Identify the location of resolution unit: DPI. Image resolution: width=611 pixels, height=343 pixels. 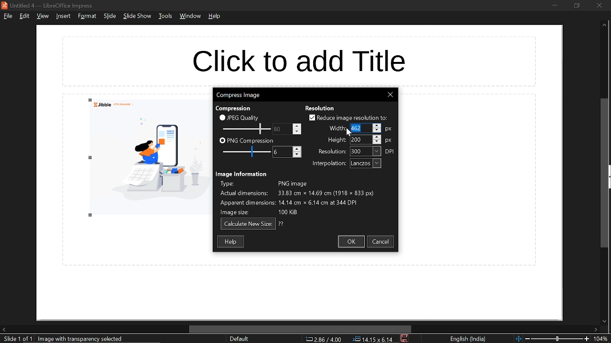
(390, 151).